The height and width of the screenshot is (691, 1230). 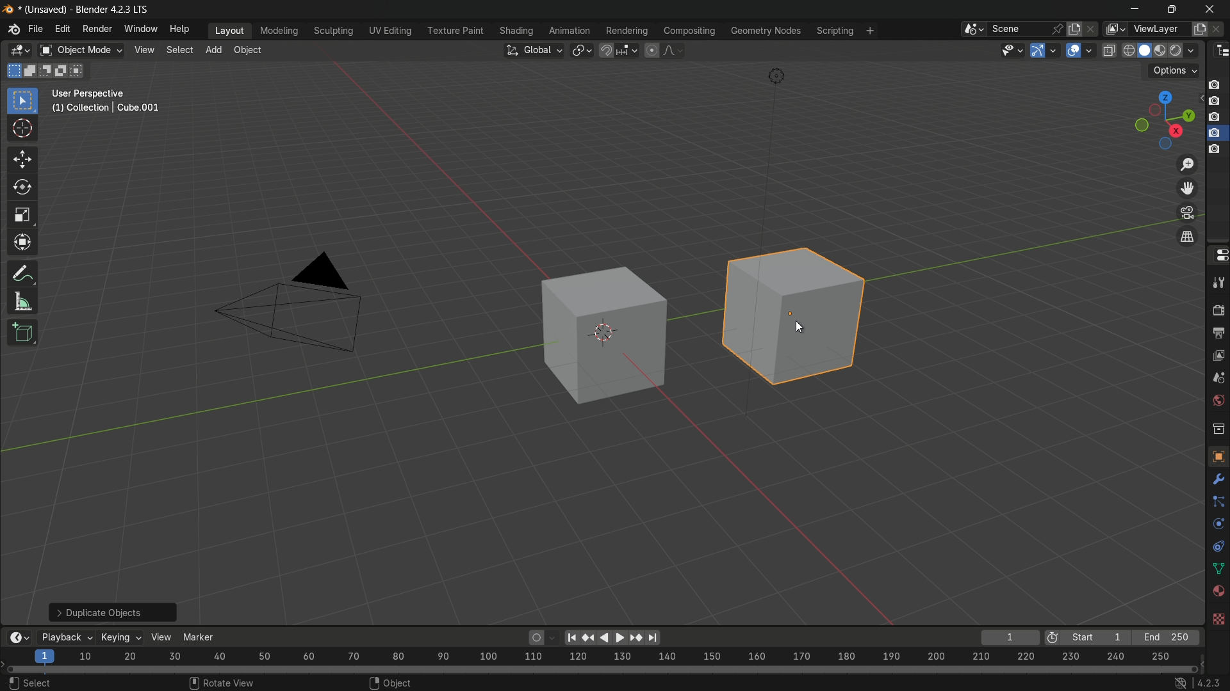 What do you see at coordinates (12, 71) in the screenshot?
I see `set new selection` at bounding box center [12, 71].